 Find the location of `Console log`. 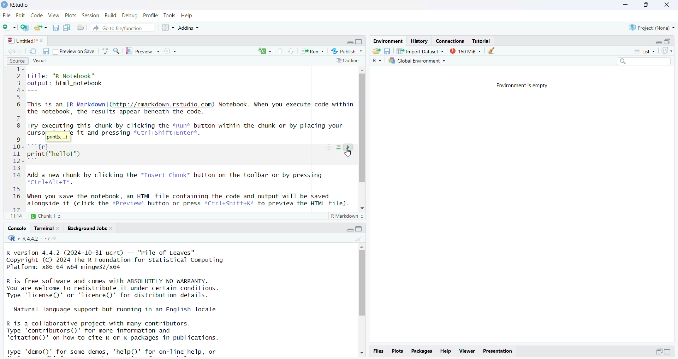

Console log is located at coordinates (123, 301).